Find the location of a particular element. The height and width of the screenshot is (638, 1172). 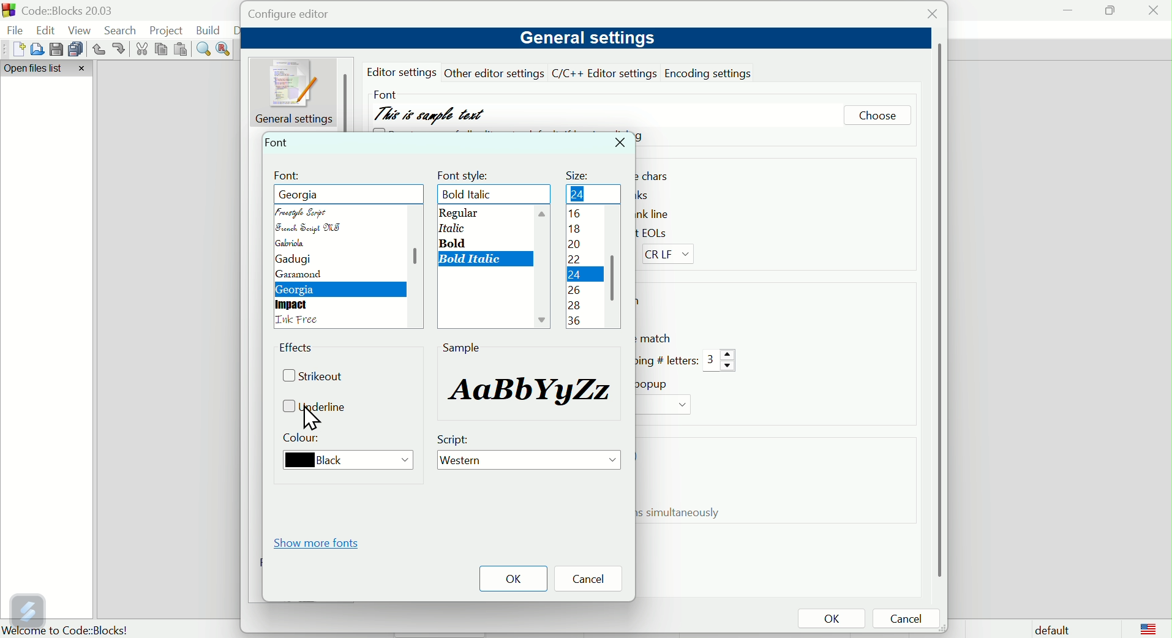

26 is located at coordinates (573, 290).